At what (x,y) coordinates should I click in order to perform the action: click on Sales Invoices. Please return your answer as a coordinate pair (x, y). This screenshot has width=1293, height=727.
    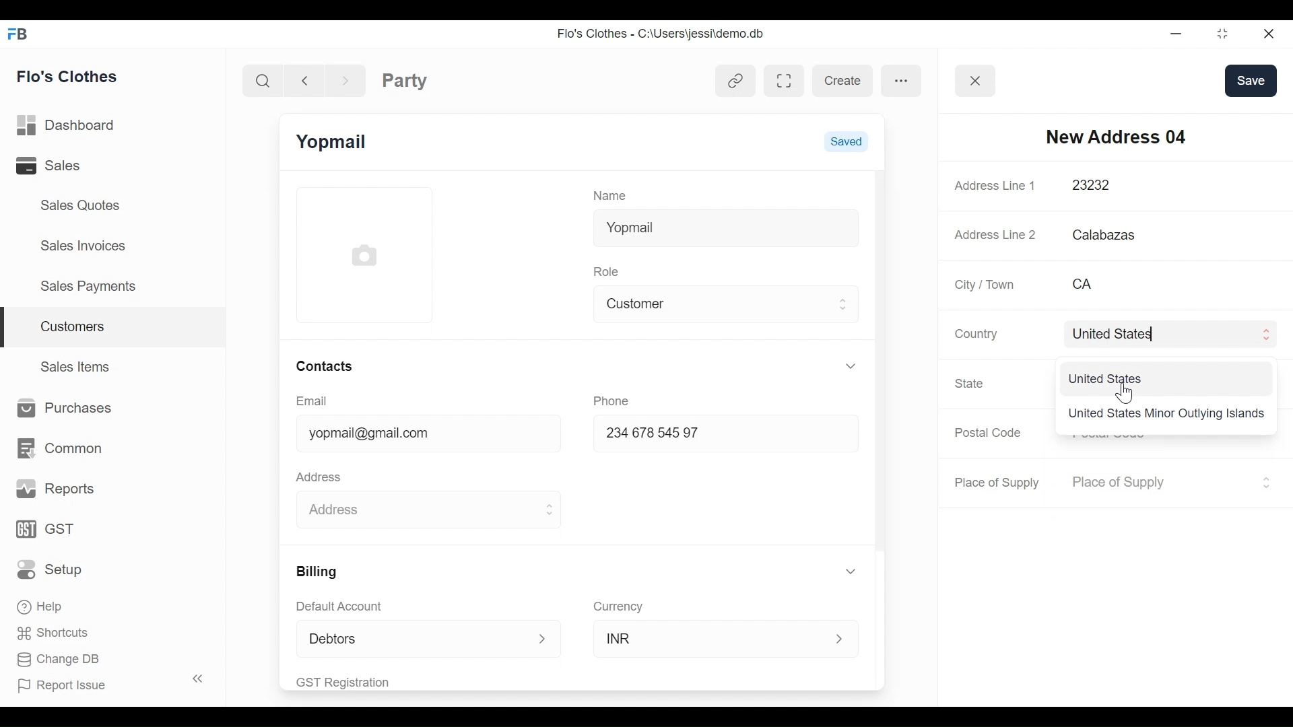
    Looking at the image, I should click on (85, 244).